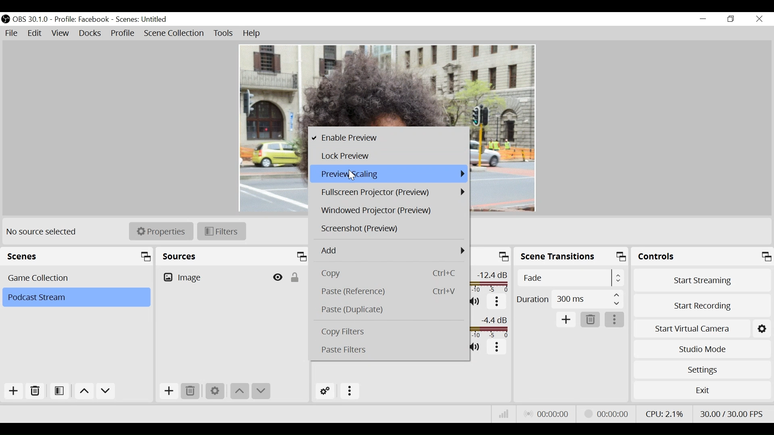  What do you see at coordinates (240, 391) in the screenshot?
I see `Move up` at bounding box center [240, 391].